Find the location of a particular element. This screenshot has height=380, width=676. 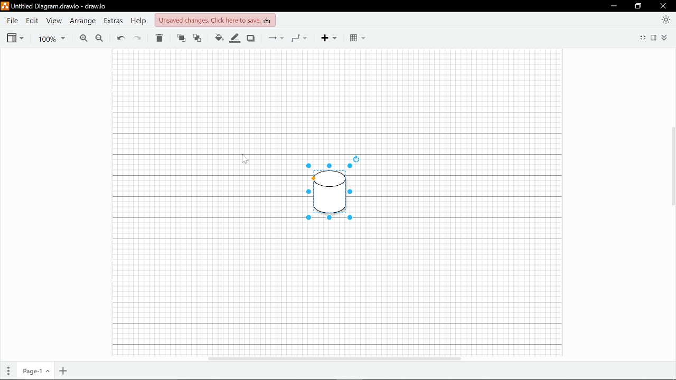

Table is located at coordinates (358, 38).